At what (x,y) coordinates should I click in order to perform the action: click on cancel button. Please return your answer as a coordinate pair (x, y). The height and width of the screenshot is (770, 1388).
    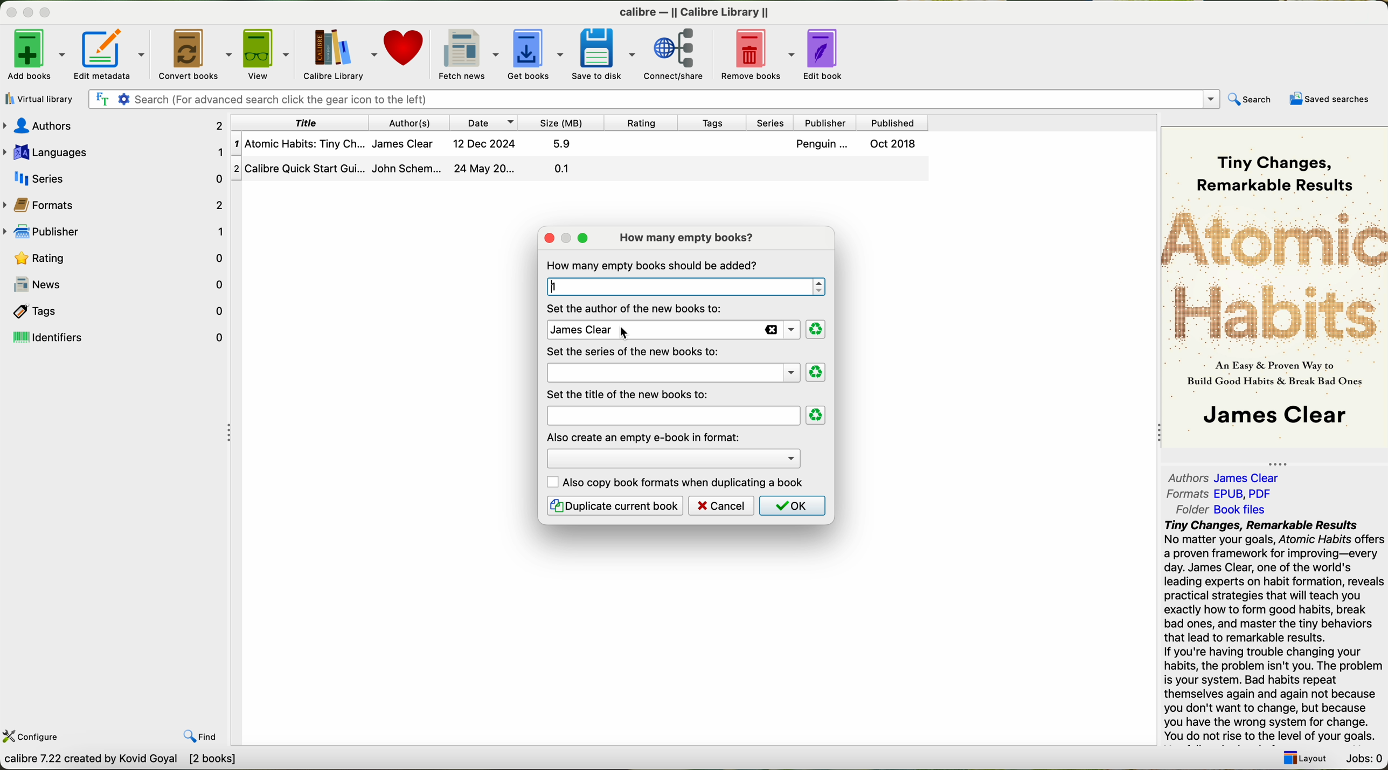
    Looking at the image, I should click on (721, 505).